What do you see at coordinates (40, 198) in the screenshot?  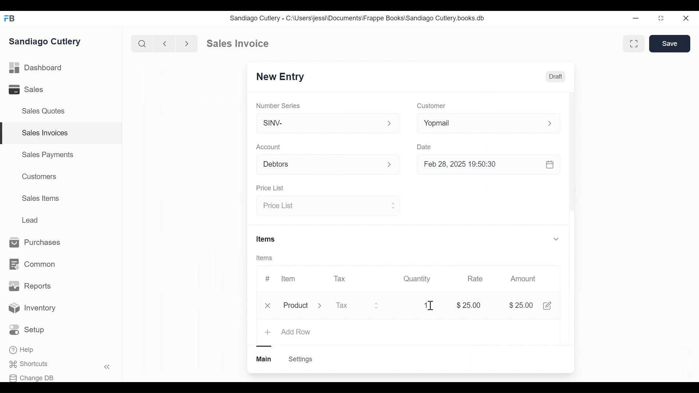 I see `Sales Items` at bounding box center [40, 198].